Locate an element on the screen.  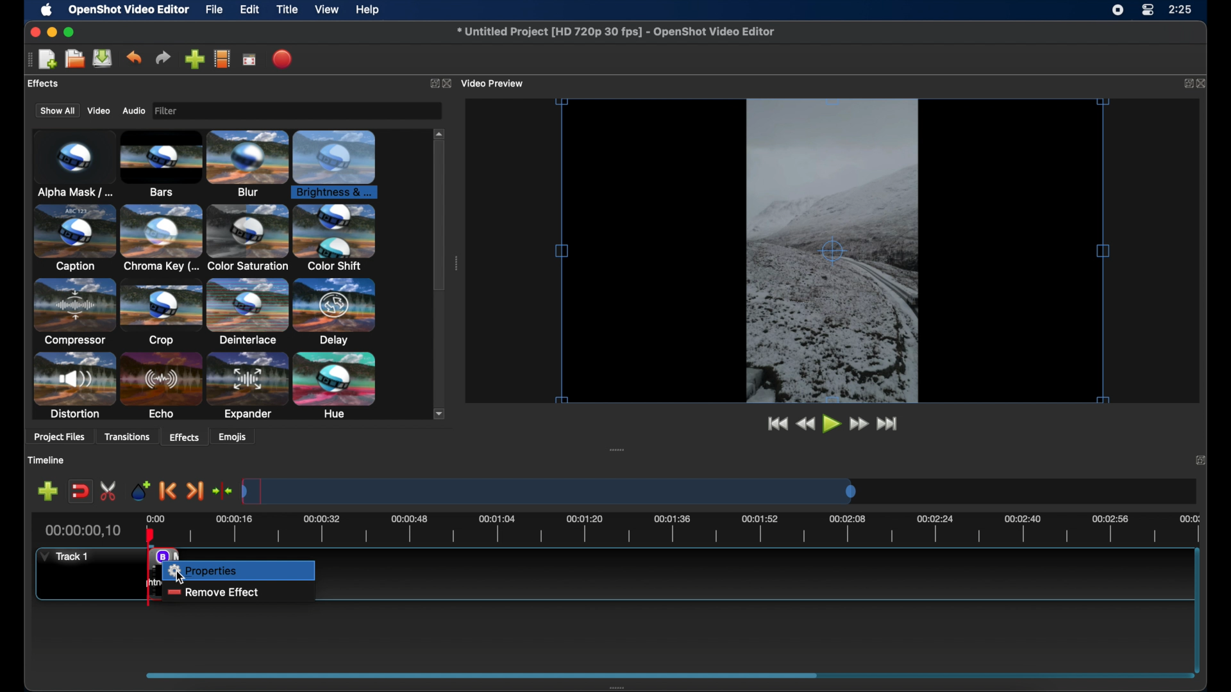
expand is located at coordinates (1186, 84).